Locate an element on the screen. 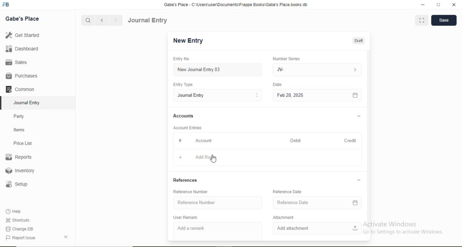 The height and width of the screenshot is (247, 462). Setup is located at coordinates (16, 184).